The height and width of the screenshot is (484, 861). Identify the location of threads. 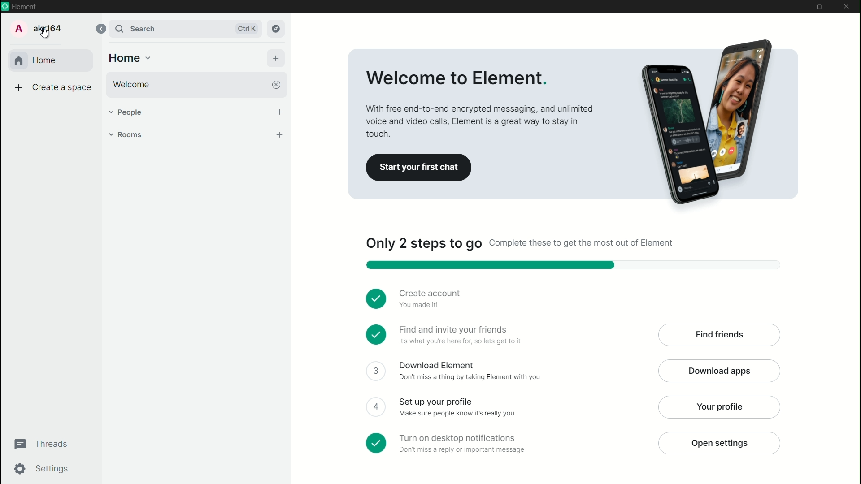
(42, 444).